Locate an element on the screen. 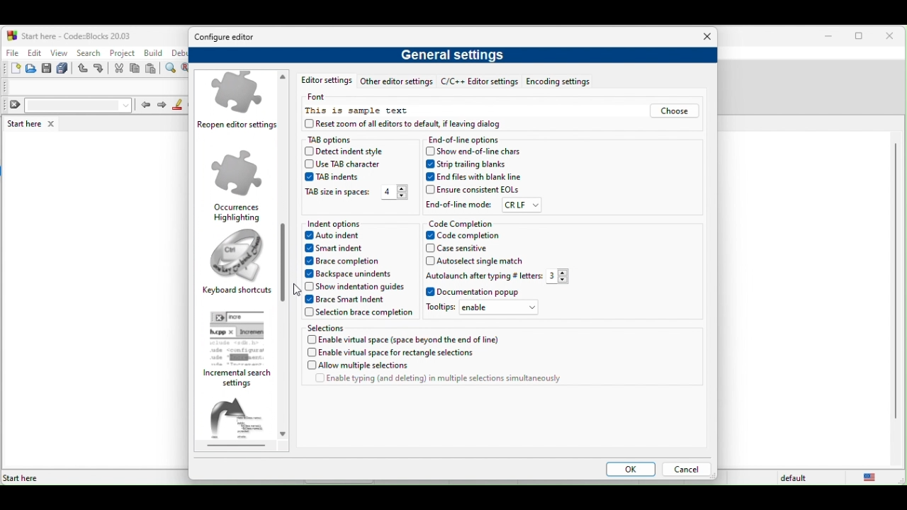 The width and height of the screenshot is (907, 510). editor setting is located at coordinates (323, 81).